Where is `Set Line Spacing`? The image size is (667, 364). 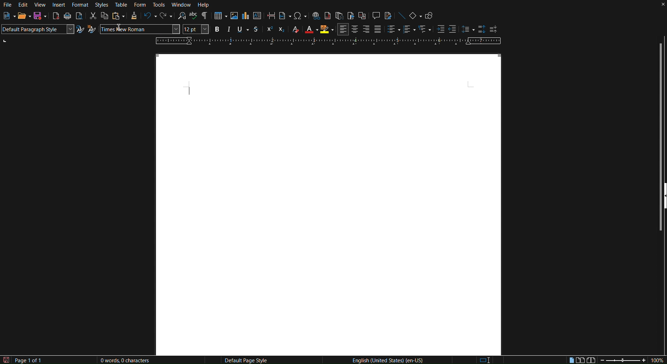
Set Line Spacing is located at coordinates (468, 30).